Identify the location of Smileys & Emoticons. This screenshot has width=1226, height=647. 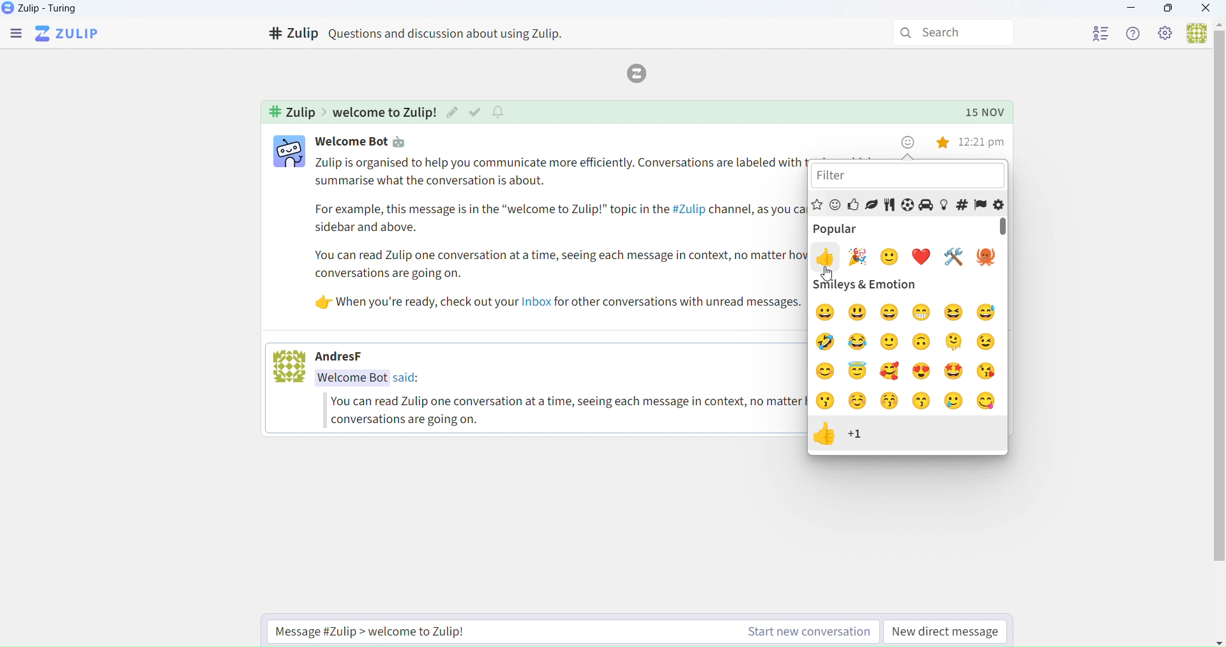
(908, 286).